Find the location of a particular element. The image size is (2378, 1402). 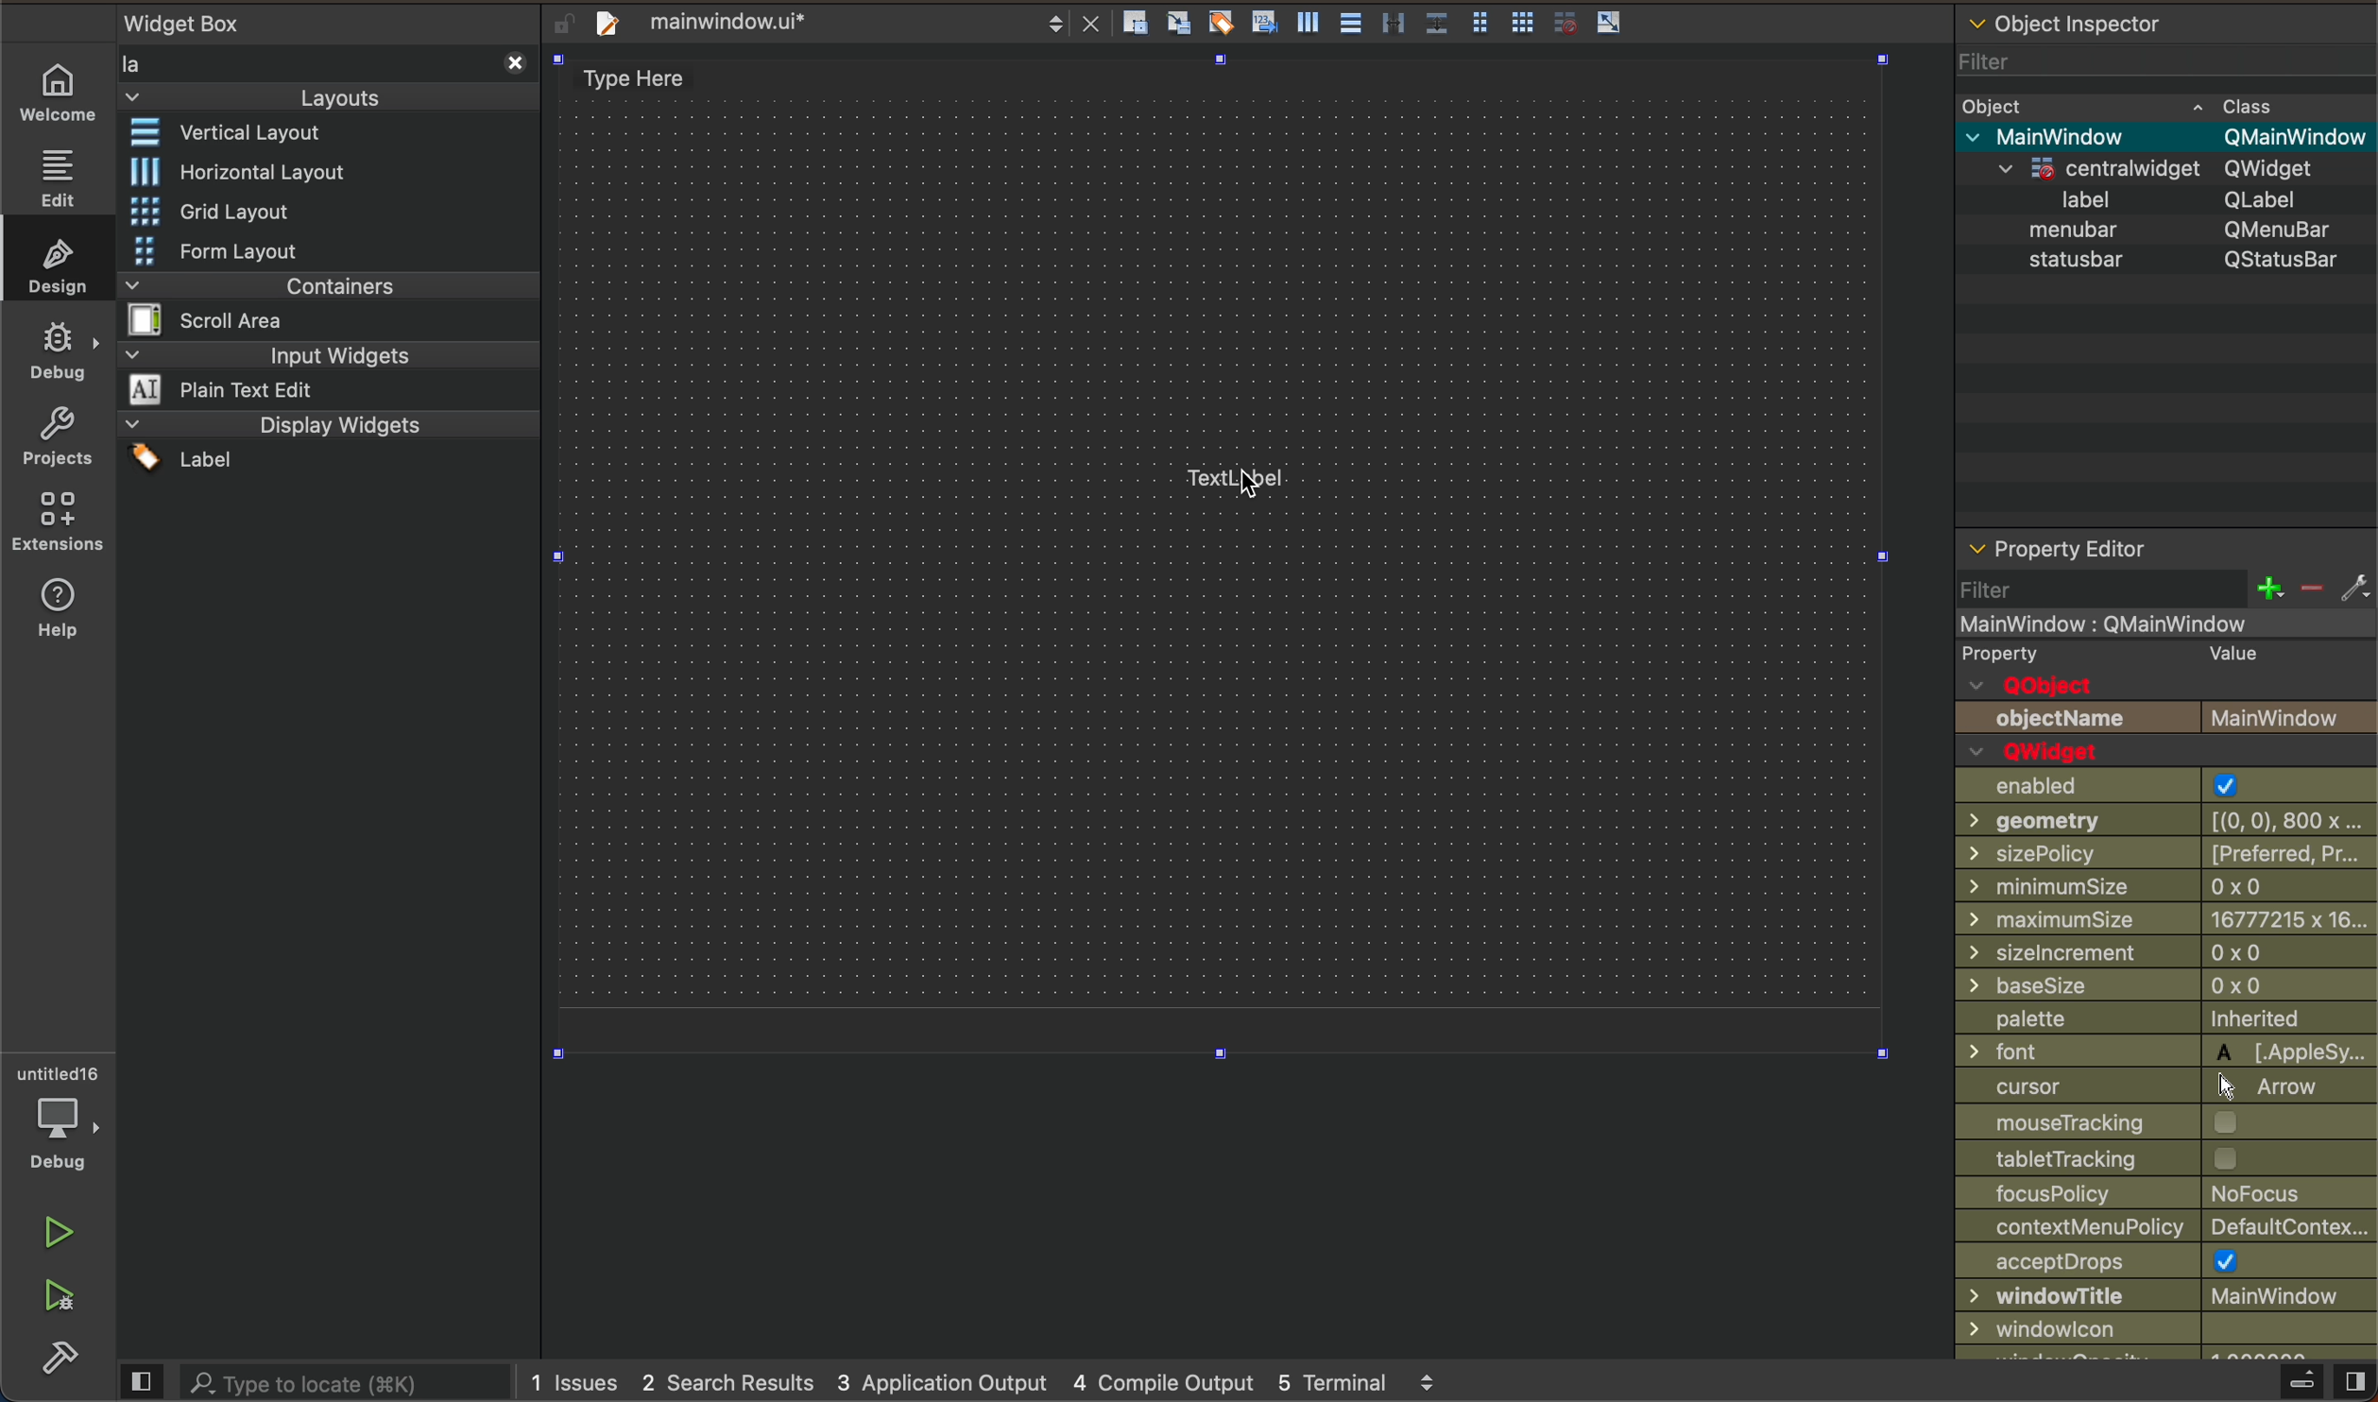

2 search result is located at coordinates (732, 1380).